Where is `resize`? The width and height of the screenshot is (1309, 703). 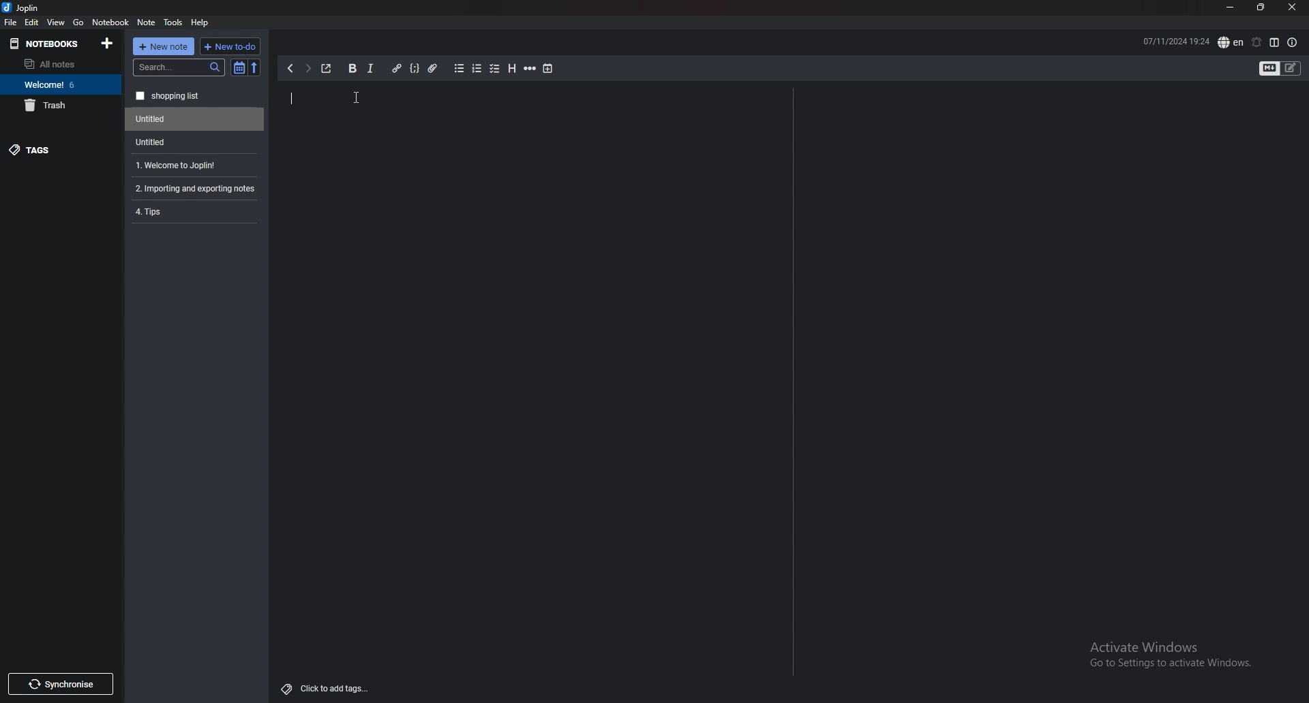 resize is located at coordinates (1261, 8).